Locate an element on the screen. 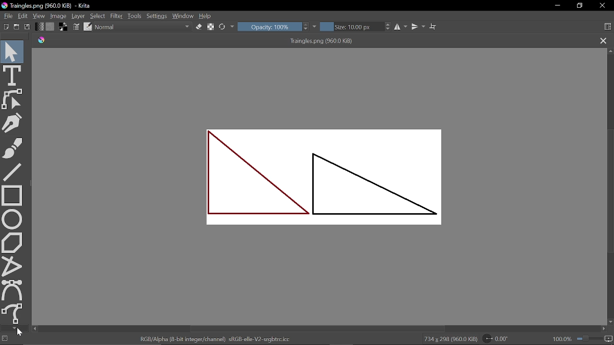  Polyline tool is located at coordinates (12, 266).